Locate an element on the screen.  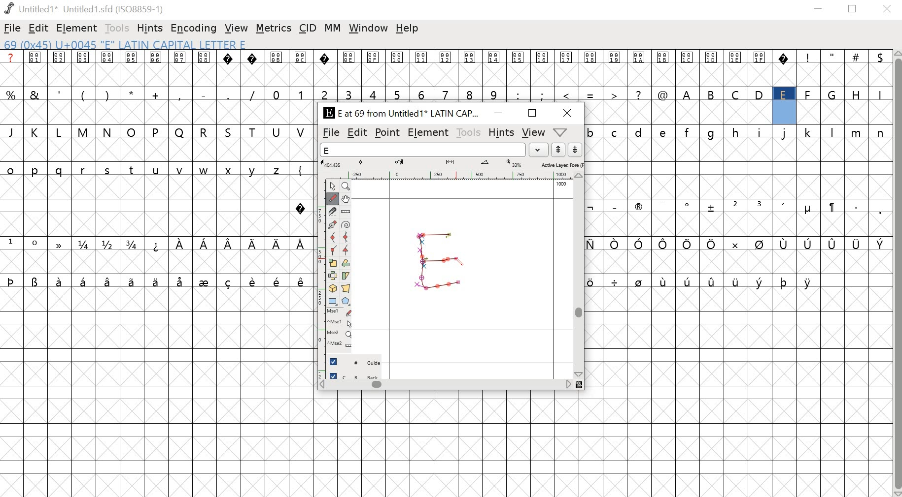
special characters is located at coordinates (627, 243).